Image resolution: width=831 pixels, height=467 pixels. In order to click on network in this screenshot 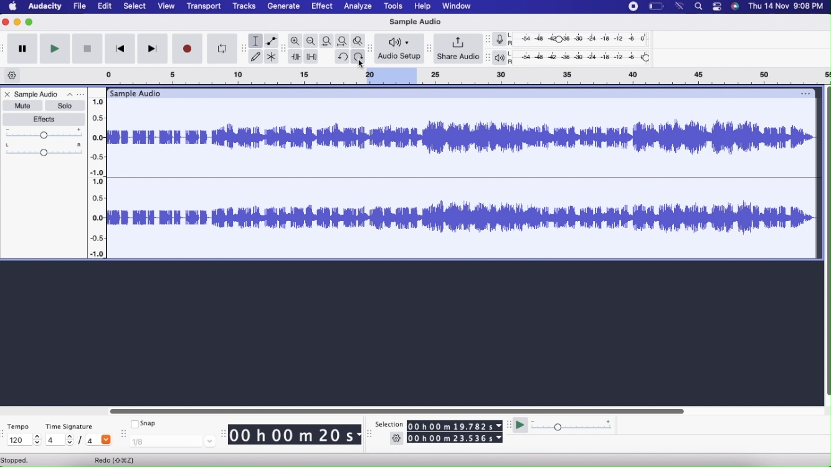, I will do `click(680, 6)`.